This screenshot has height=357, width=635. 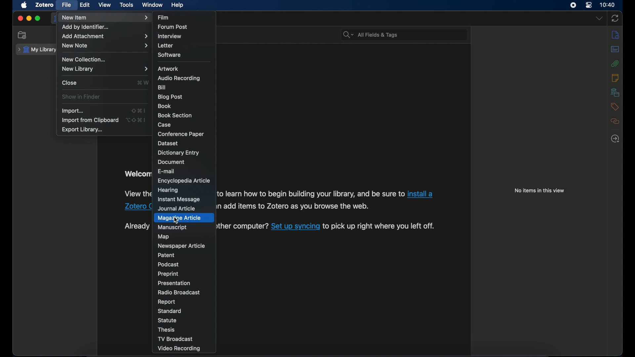 I want to click on interview, so click(x=170, y=37).